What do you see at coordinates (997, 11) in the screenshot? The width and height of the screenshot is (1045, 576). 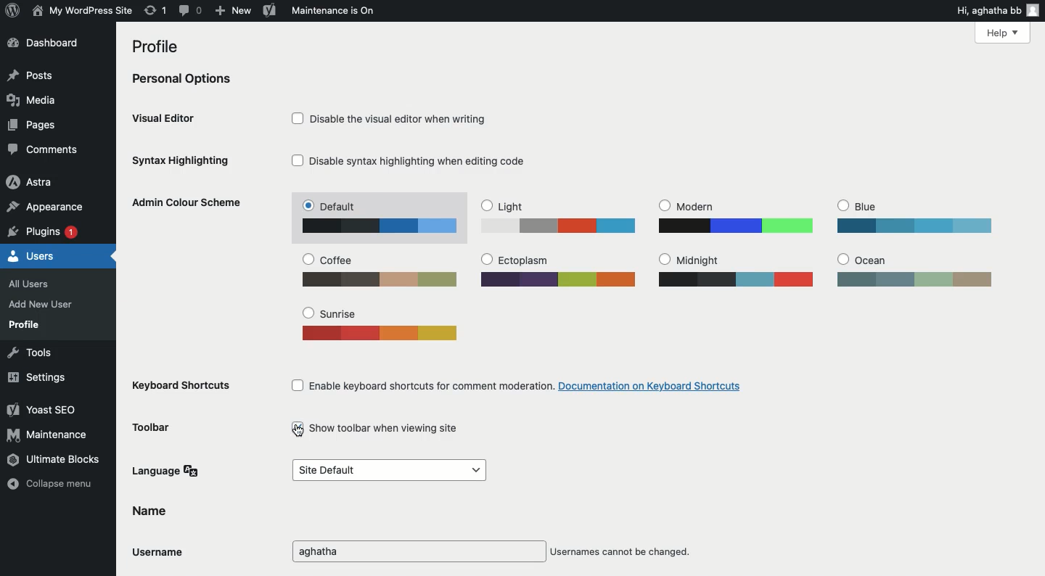 I see `Hi user` at bounding box center [997, 11].